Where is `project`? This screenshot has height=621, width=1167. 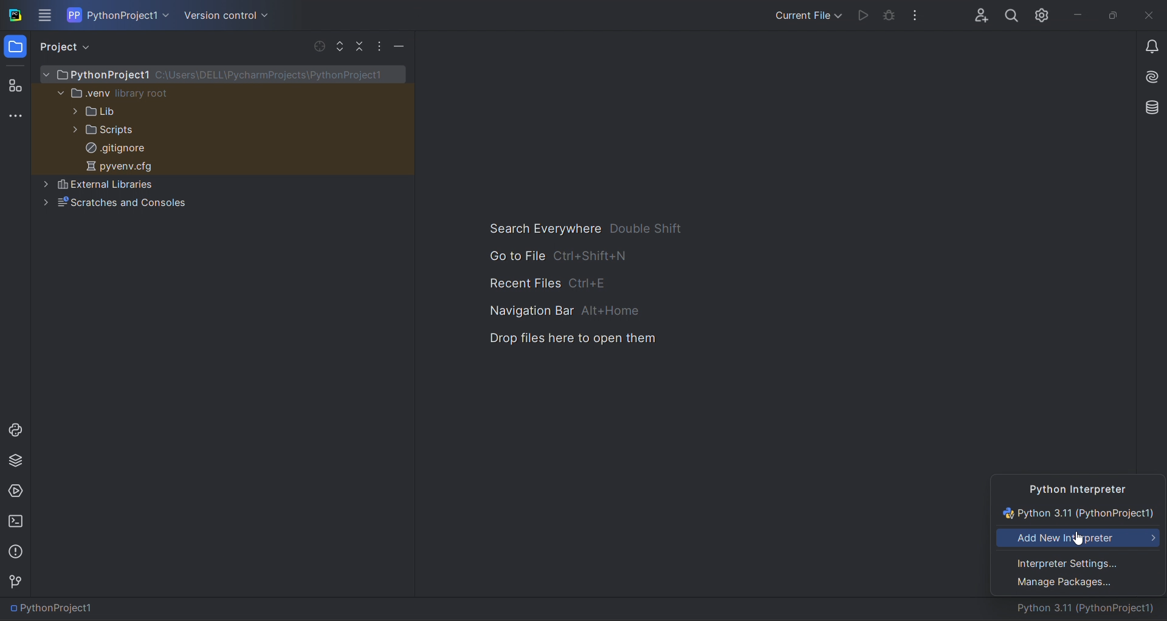 project is located at coordinates (69, 47).